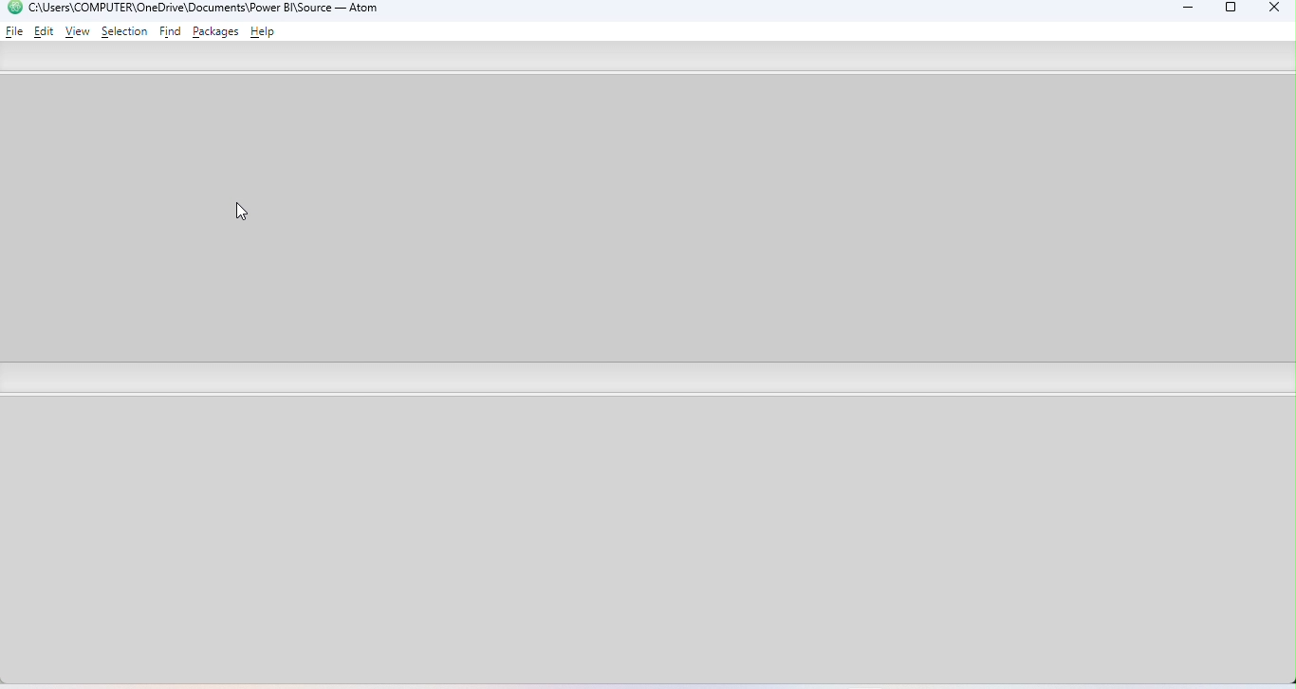 This screenshot has width=1296, height=689. What do you see at coordinates (218, 31) in the screenshot?
I see `Packages` at bounding box center [218, 31].